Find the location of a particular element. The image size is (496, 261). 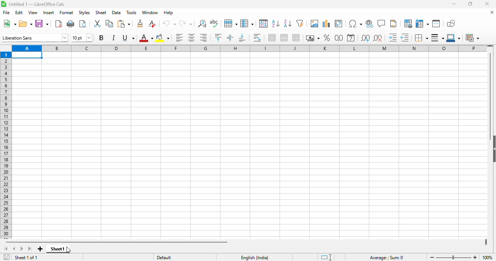

font name is located at coordinates (34, 37).